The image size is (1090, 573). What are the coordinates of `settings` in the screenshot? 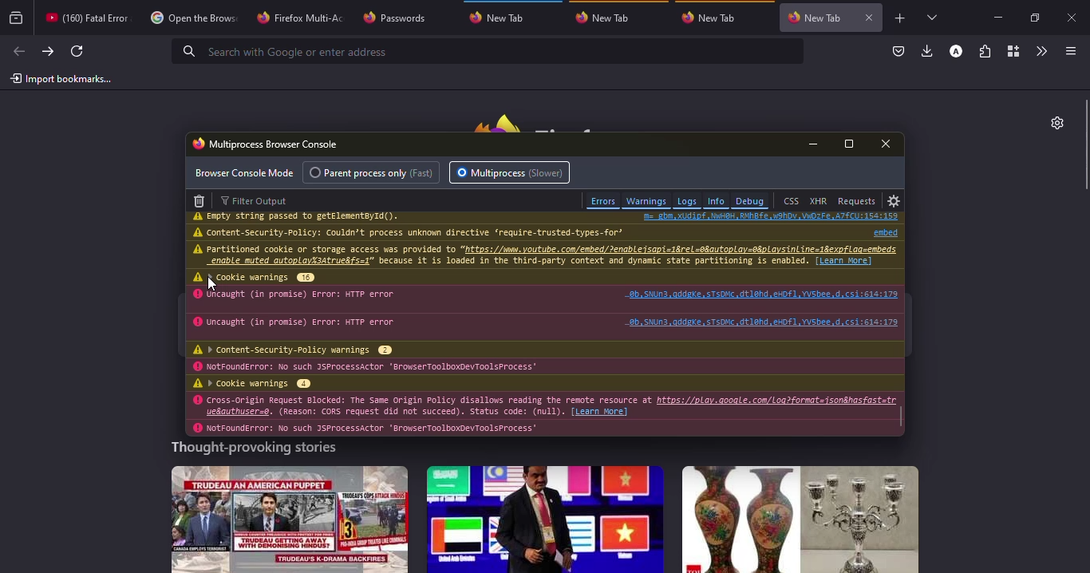 It's located at (895, 201).